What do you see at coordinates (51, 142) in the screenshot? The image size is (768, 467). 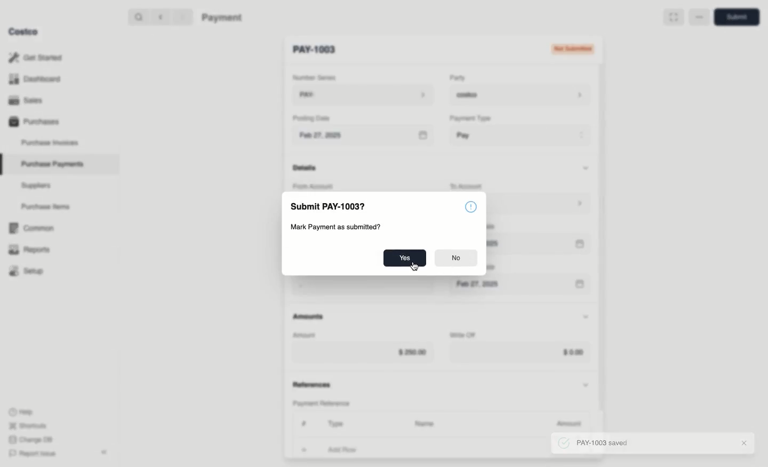 I see `Purchase Invoices` at bounding box center [51, 142].